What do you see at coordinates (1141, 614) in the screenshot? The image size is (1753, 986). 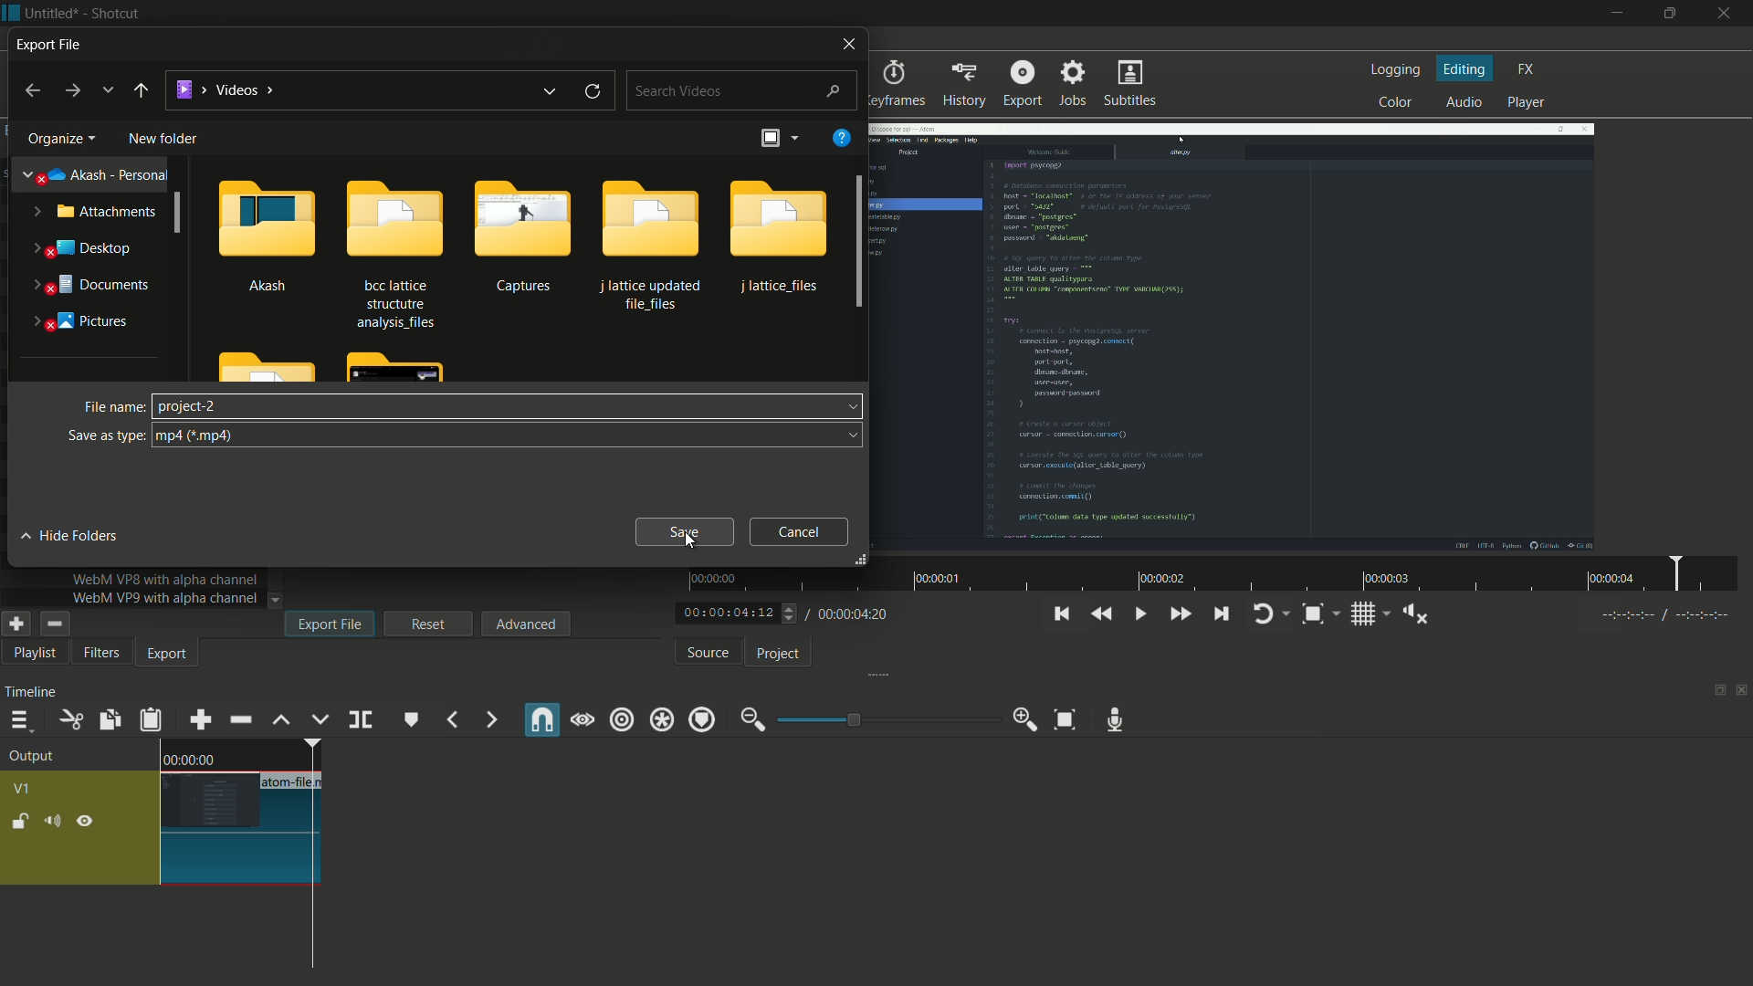 I see `toggle play or pause` at bounding box center [1141, 614].